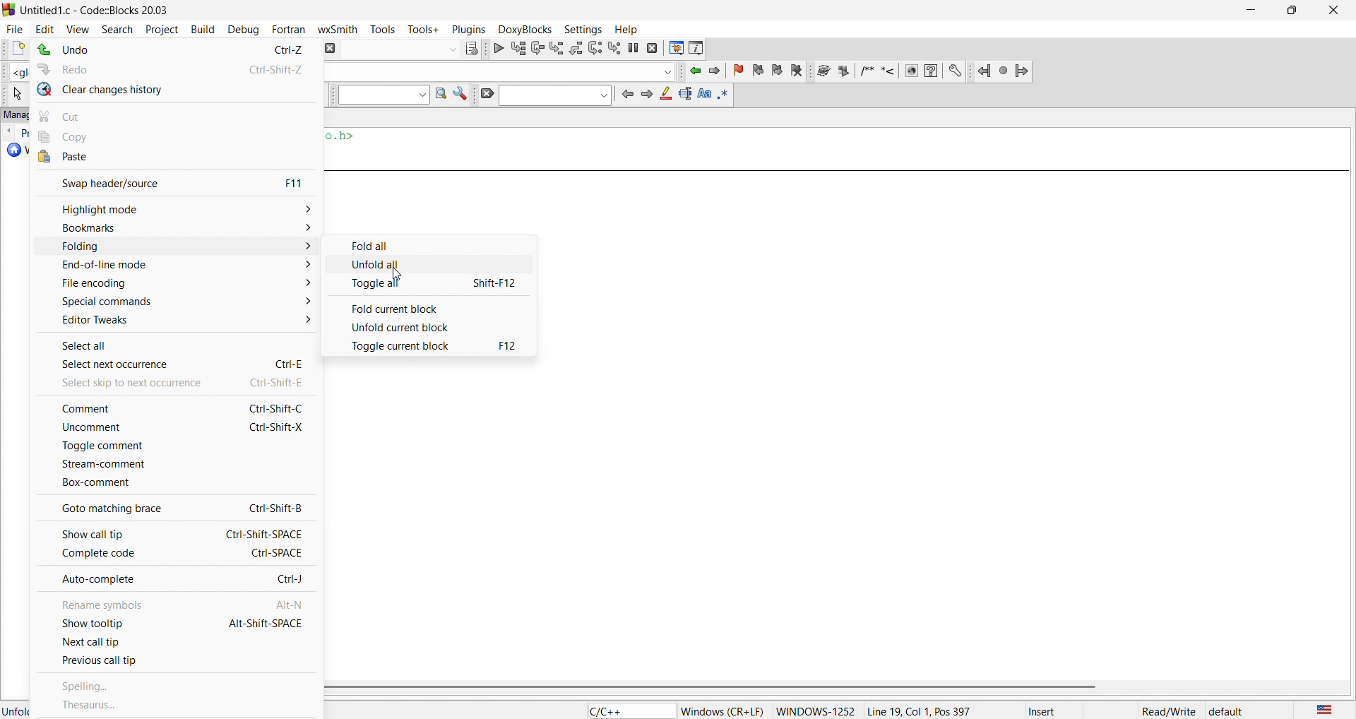 The width and height of the screenshot is (1356, 719). Describe the element at coordinates (1004, 70) in the screenshot. I see `stop` at that location.